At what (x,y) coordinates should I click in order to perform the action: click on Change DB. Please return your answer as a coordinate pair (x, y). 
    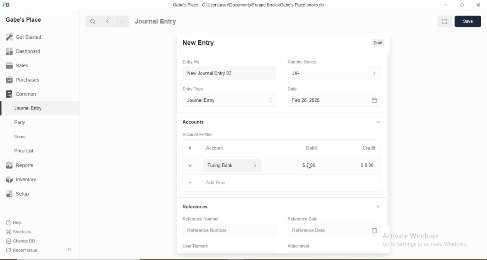
    Looking at the image, I should click on (20, 241).